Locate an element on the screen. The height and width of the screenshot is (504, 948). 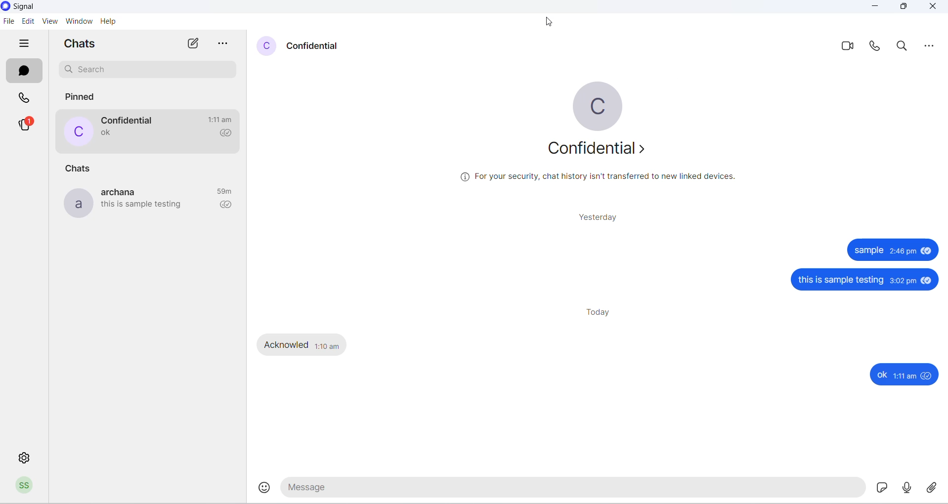
about contact is located at coordinates (600, 152).